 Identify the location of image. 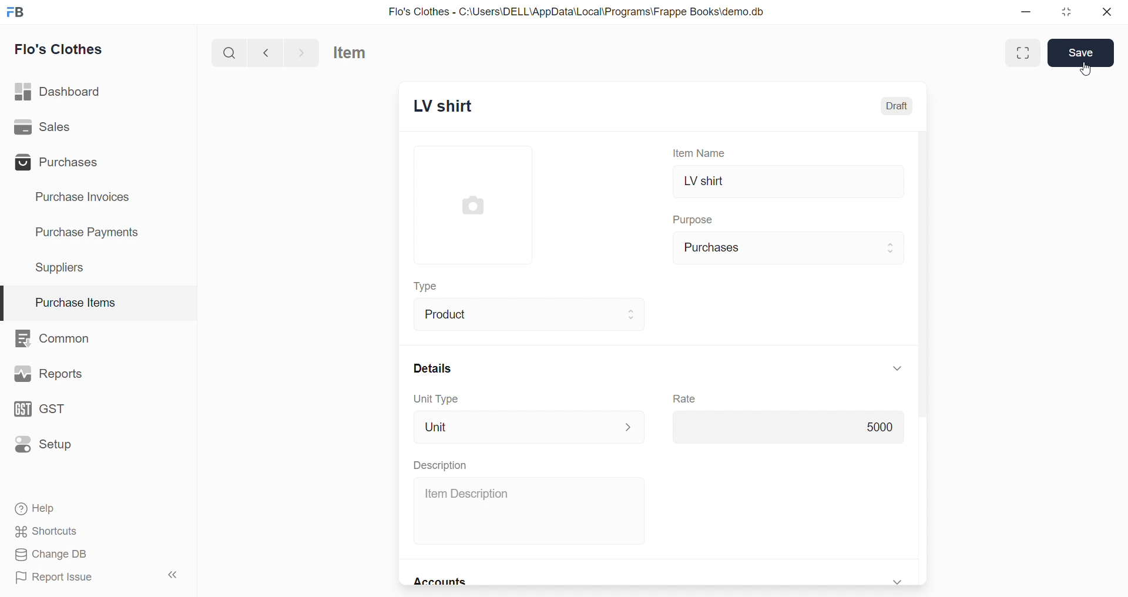
(475, 205).